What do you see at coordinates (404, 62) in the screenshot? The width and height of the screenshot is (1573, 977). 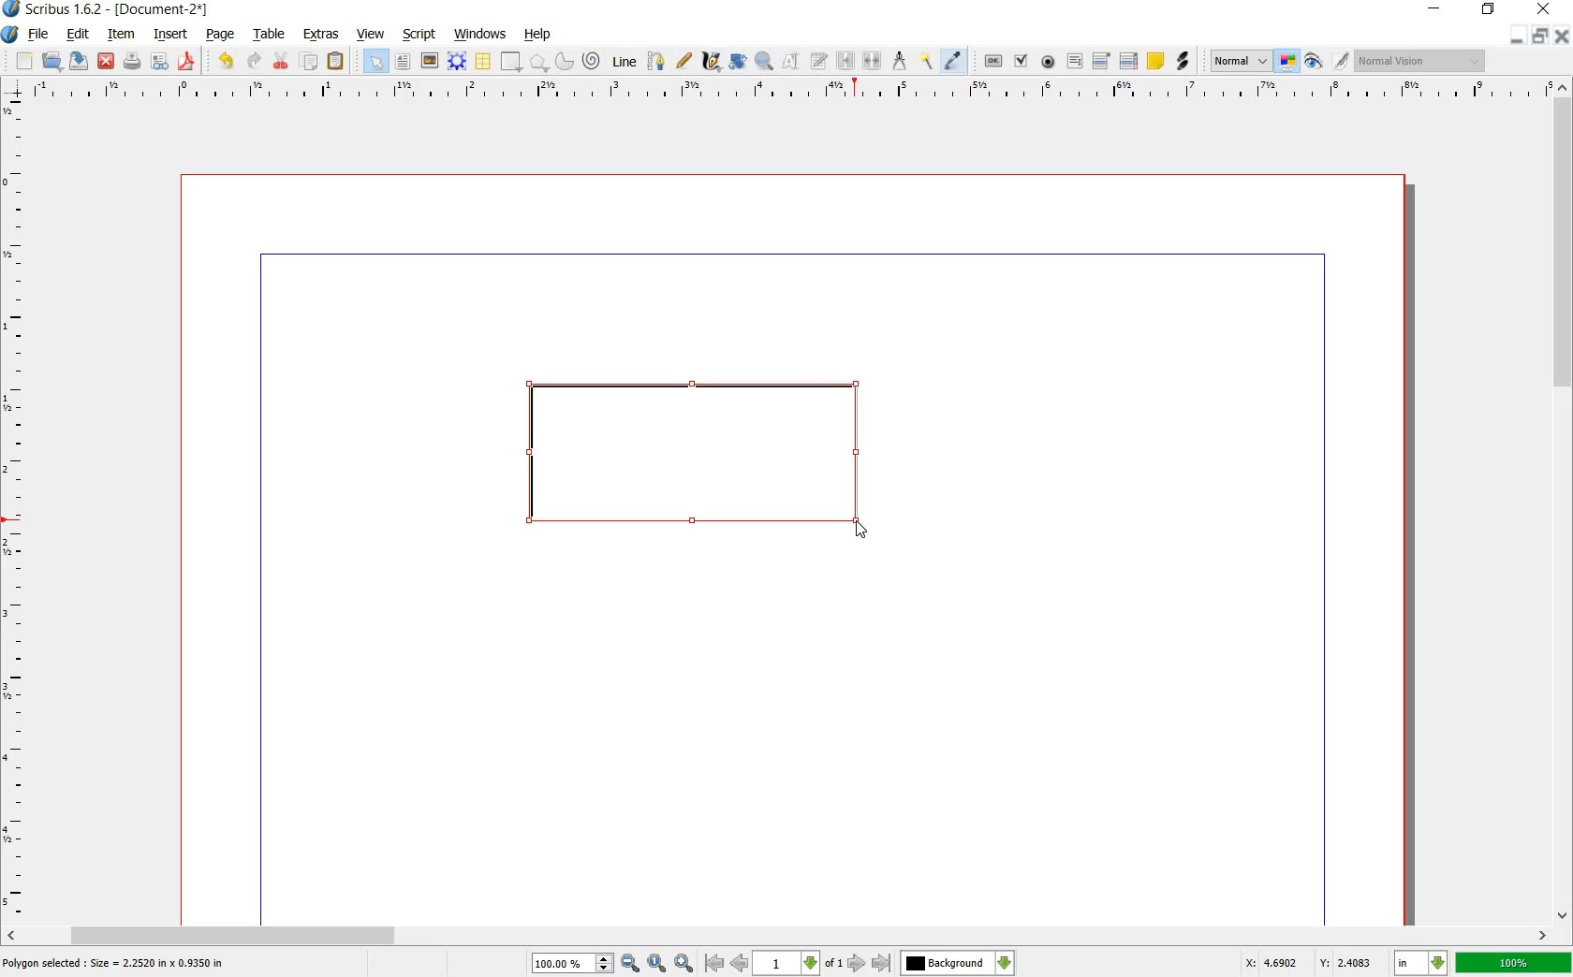 I see `TEXT FRAME` at bounding box center [404, 62].